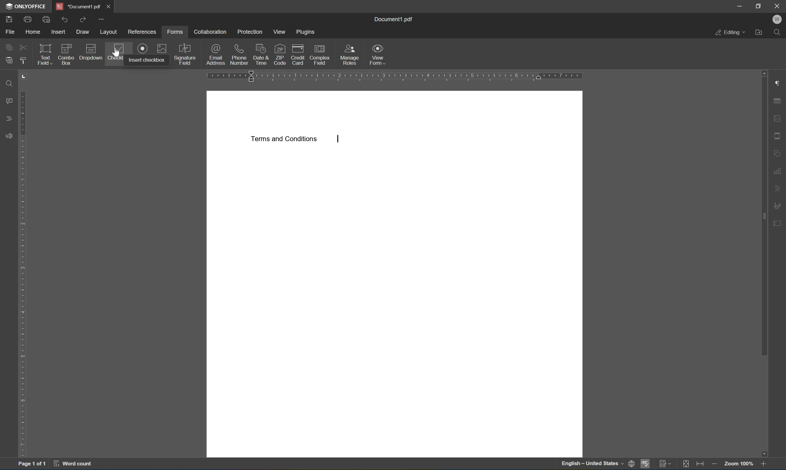  What do you see at coordinates (47, 19) in the screenshot?
I see `quick print` at bounding box center [47, 19].